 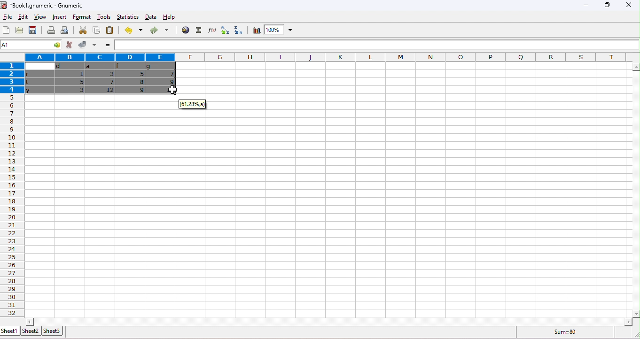 What do you see at coordinates (377, 45) in the screenshot?
I see `formula bar` at bounding box center [377, 45].